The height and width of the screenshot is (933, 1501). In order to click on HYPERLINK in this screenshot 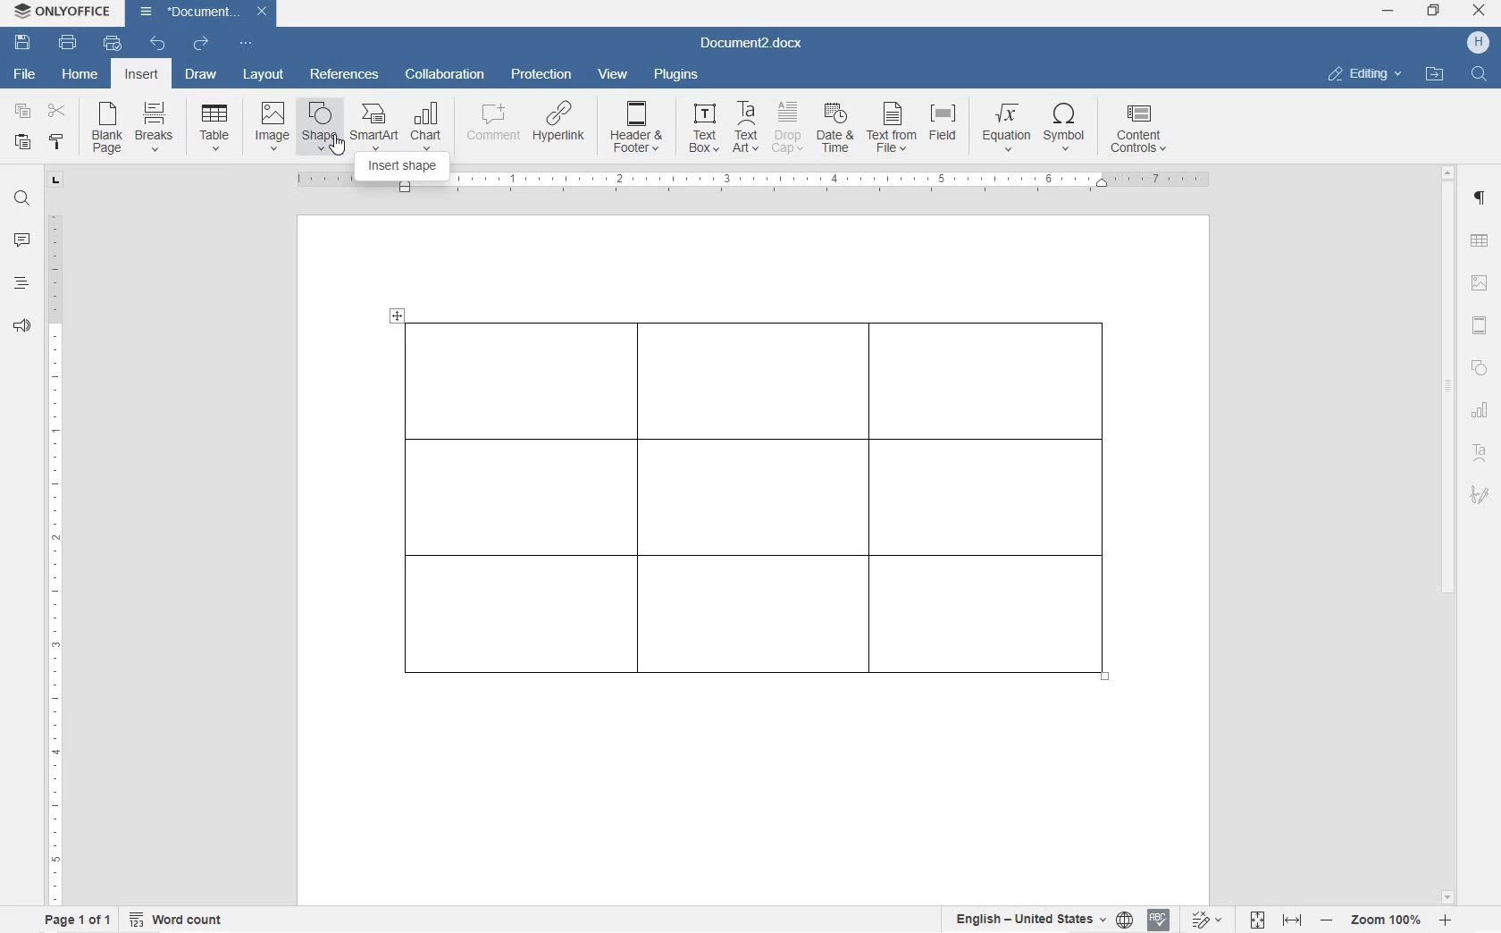, I will do `click(559, 128)`.